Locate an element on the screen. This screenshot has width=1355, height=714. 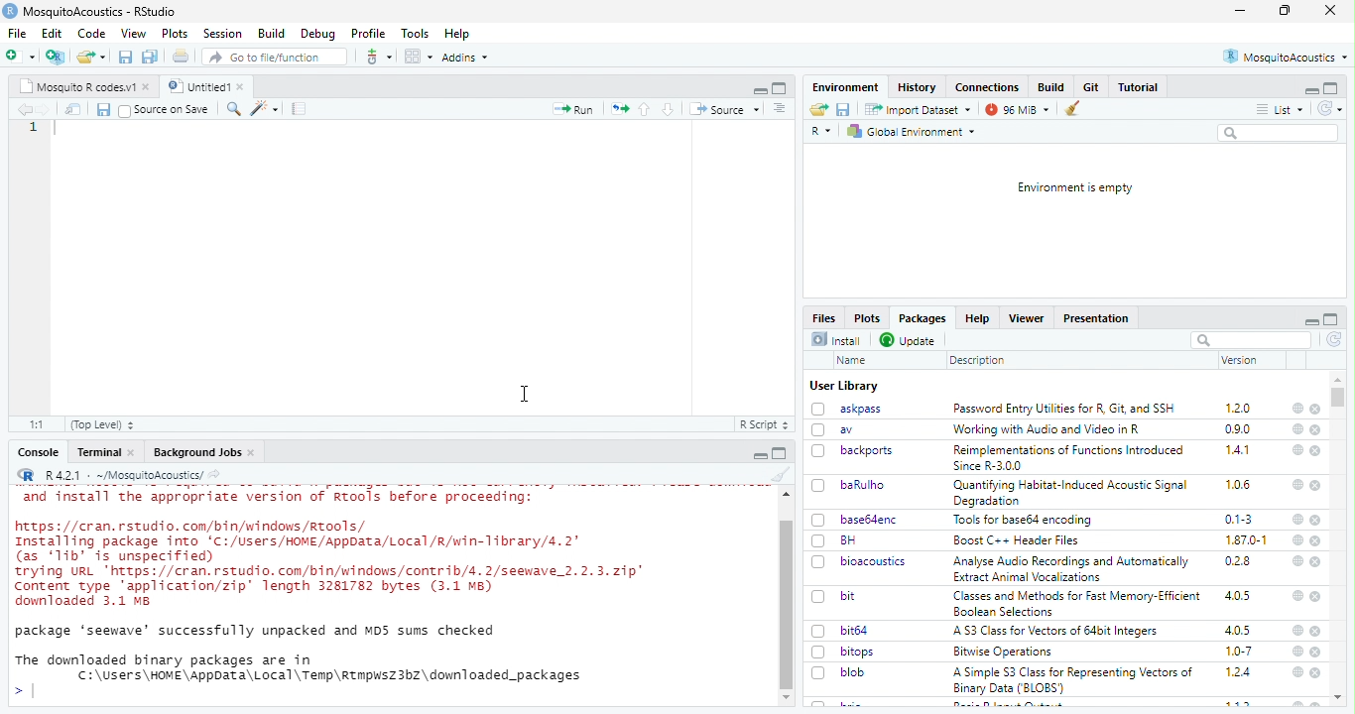
 is located at coordinates (1053, 86).